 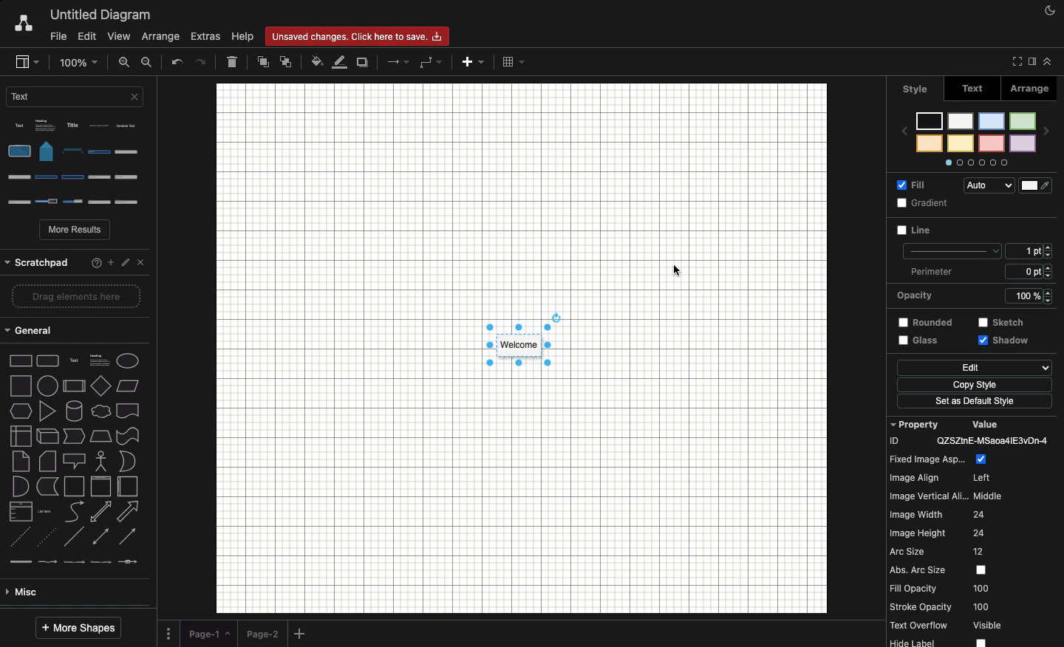 What do you see at coordinates (79, 164) in the screenshot?
I see `Options` at bounding box center [79, 164].